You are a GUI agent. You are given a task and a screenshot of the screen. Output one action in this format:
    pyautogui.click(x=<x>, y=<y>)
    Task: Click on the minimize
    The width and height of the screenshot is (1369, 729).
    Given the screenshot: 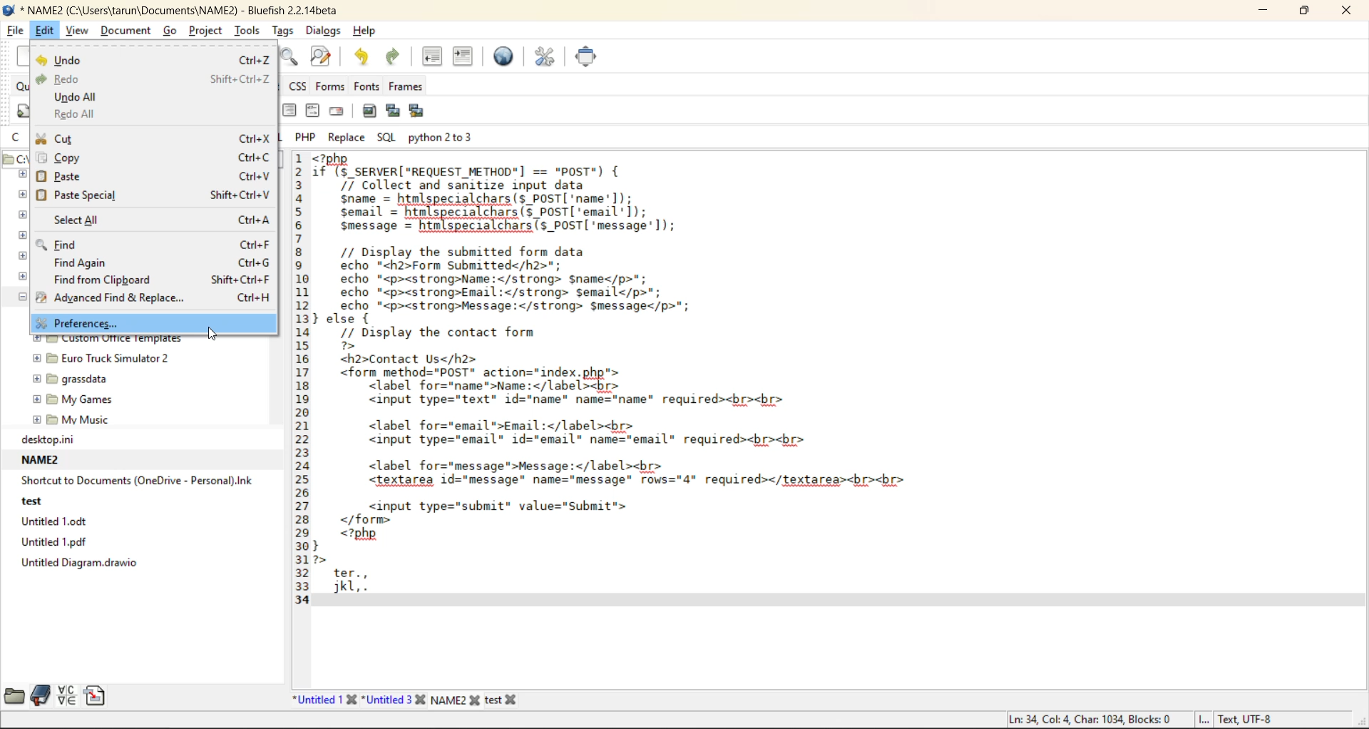 What is the action you would take?
    pyautogui.click(x=1265, y=11)
    